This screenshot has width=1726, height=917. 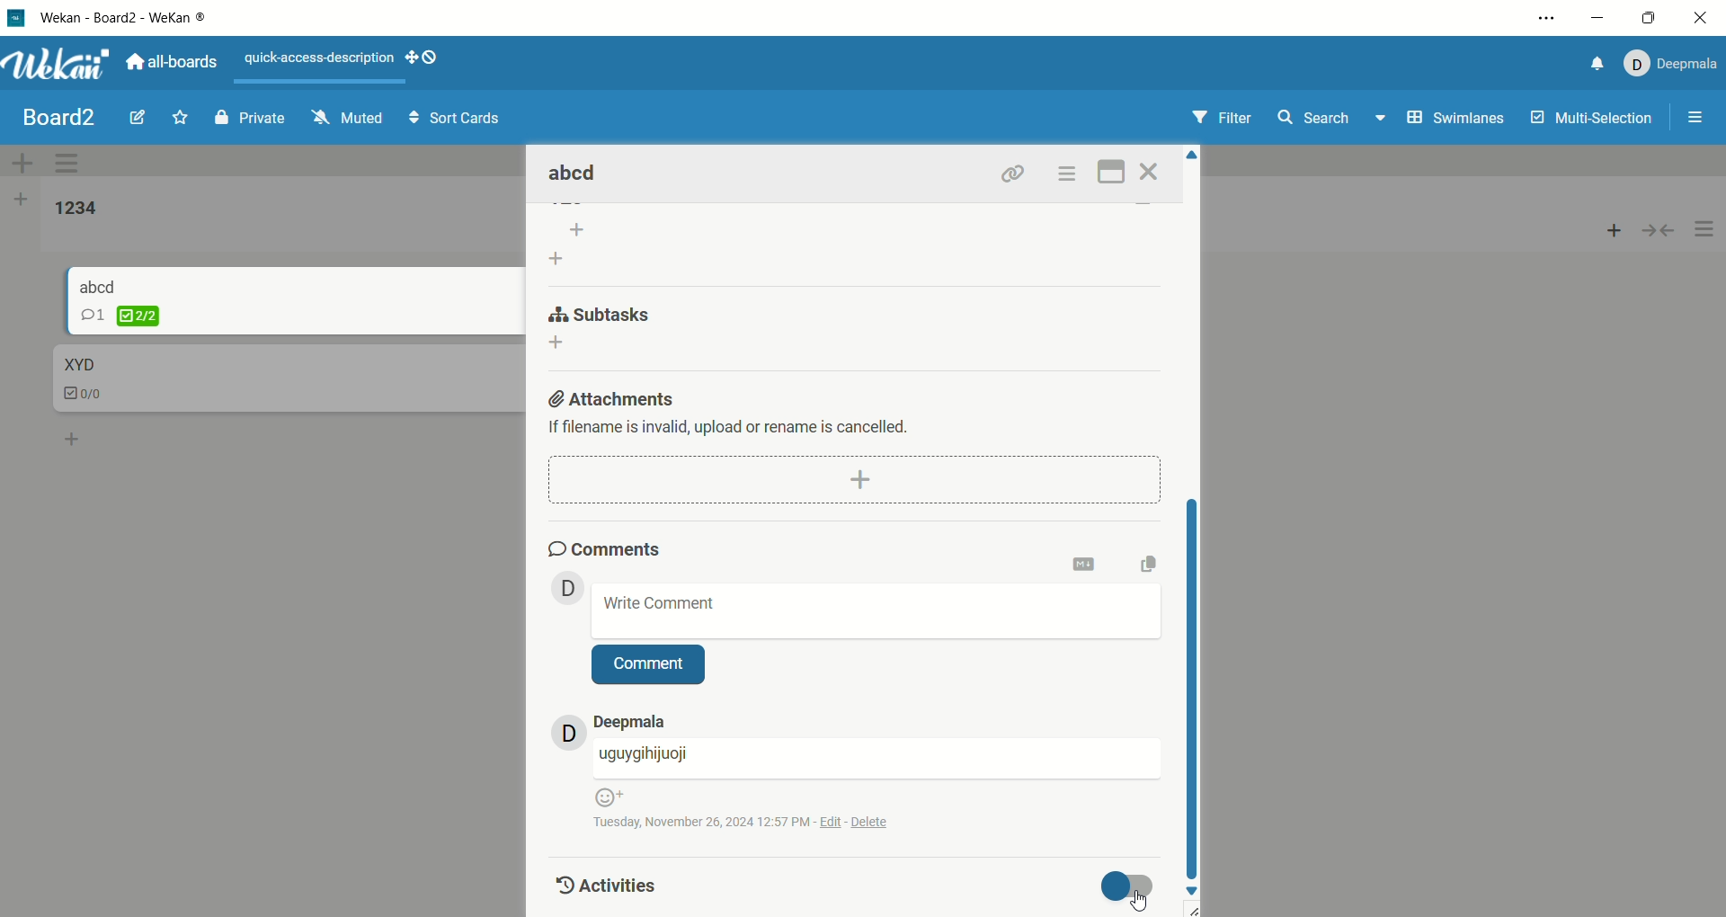 I want to click on vertical scroll bar, so click(x=1194, y=685).